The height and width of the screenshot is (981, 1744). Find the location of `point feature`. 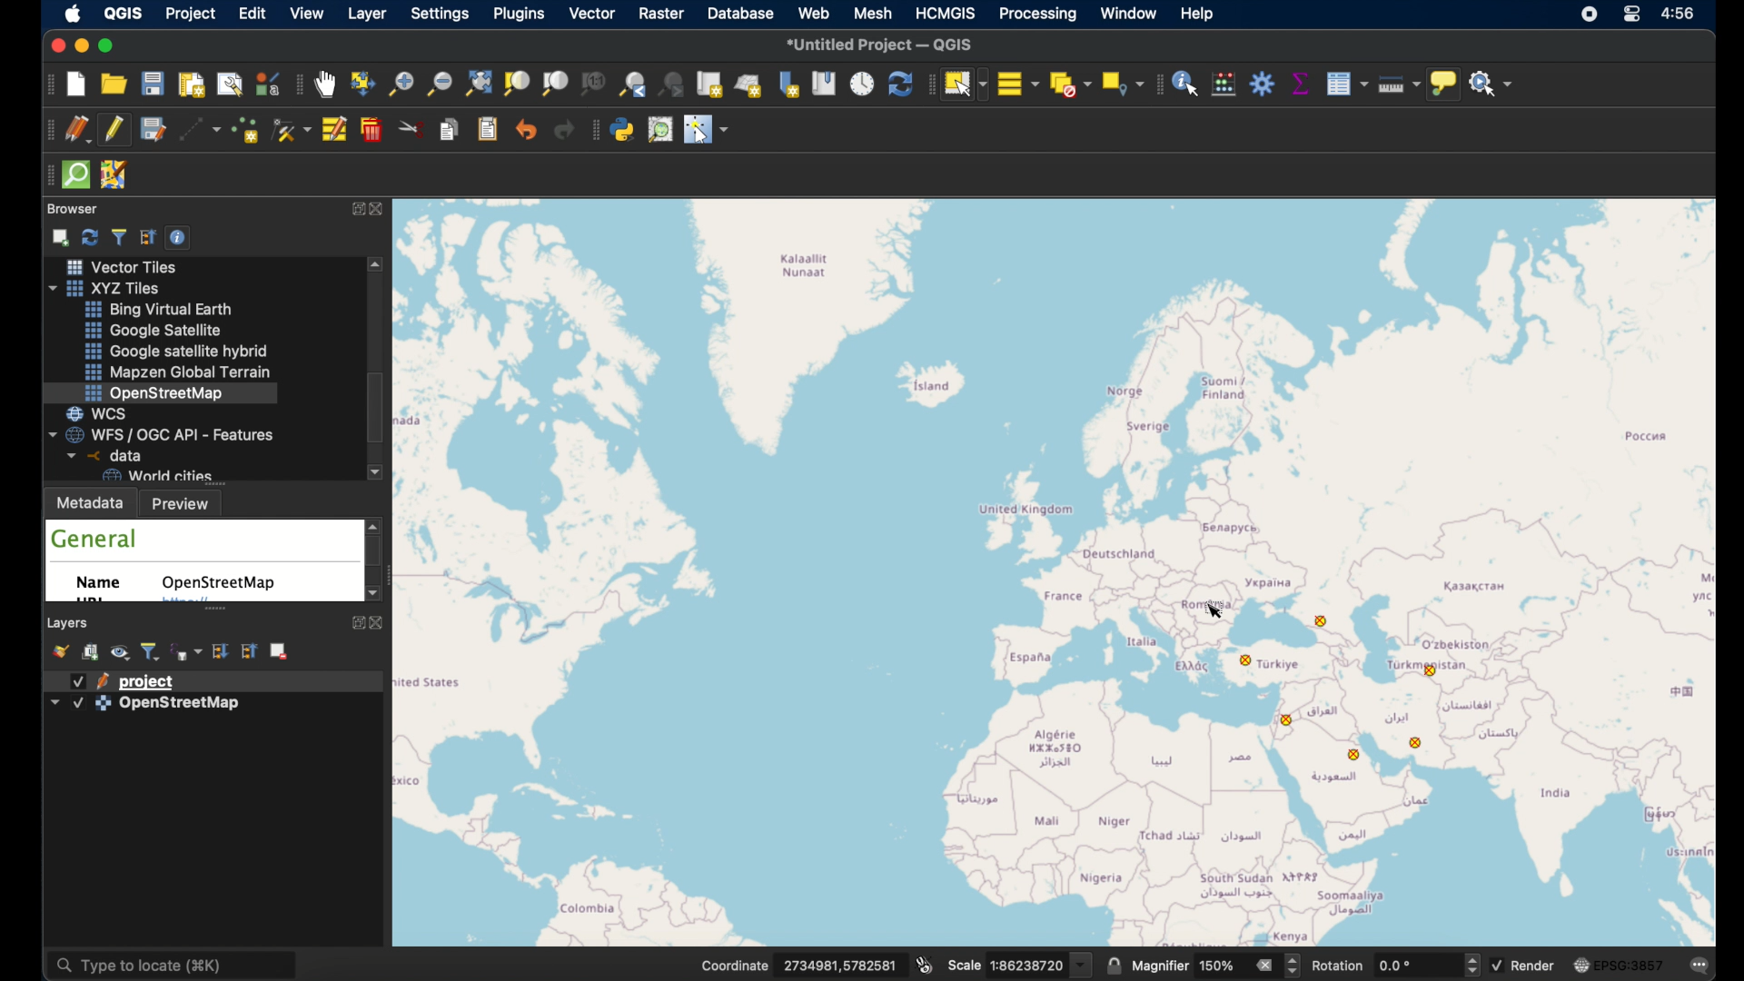

point feature is located at coordinates (1416, 741).